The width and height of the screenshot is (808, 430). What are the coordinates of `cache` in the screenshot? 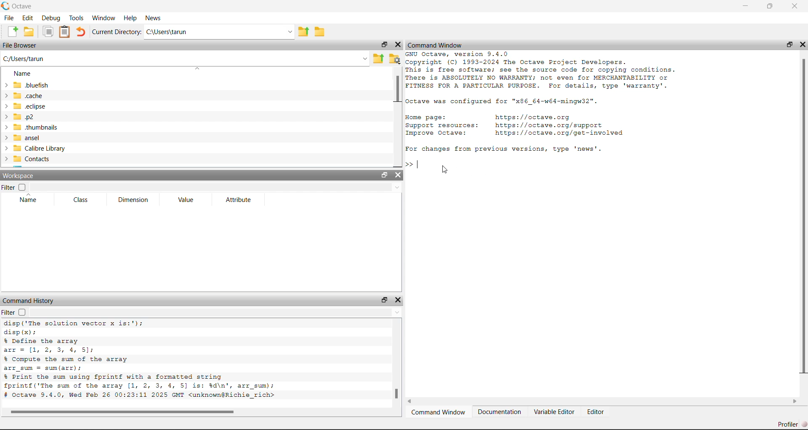 It's located at (27, 96).